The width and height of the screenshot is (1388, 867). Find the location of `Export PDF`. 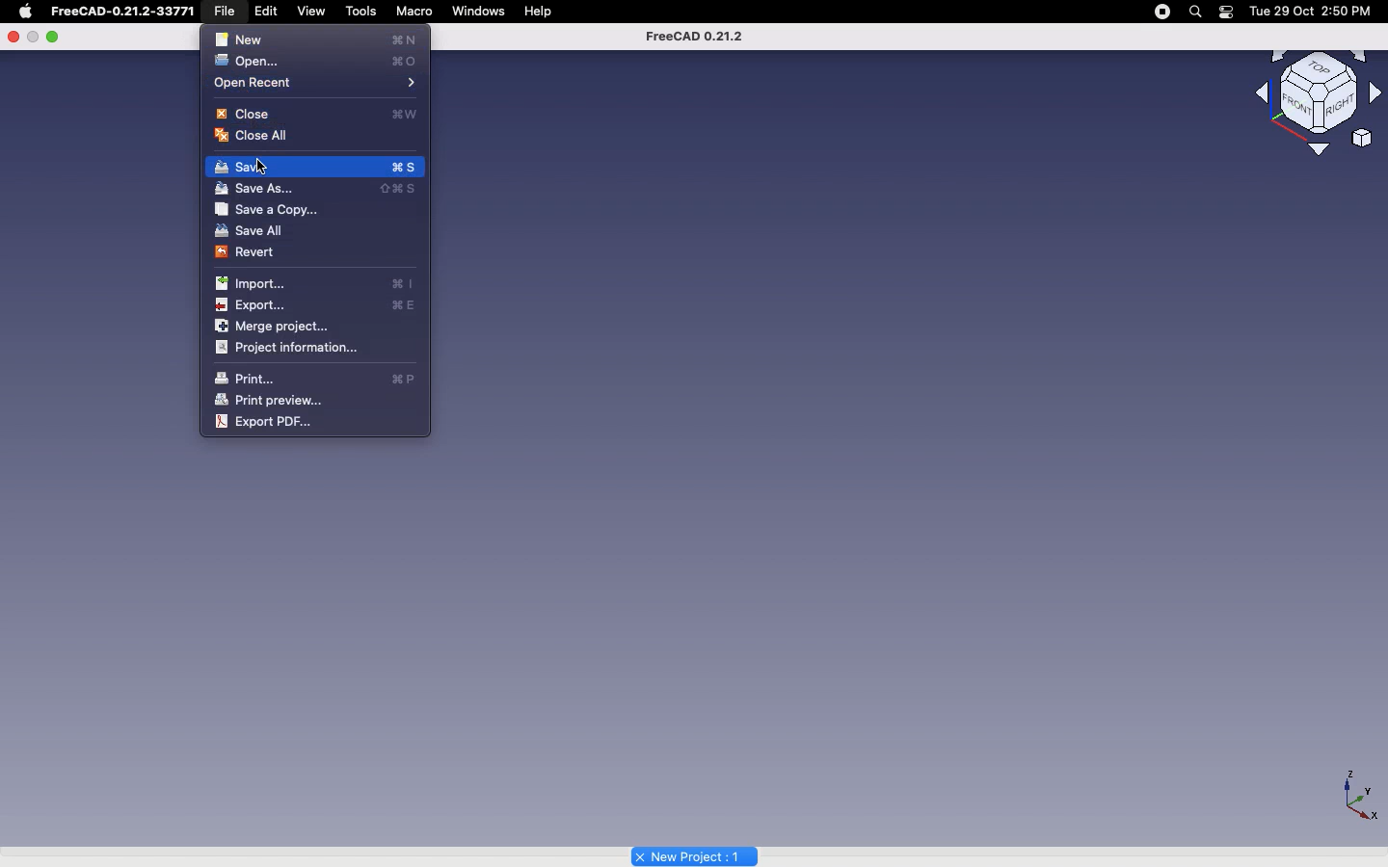

Export PDF is located at coordinates (265, 423).